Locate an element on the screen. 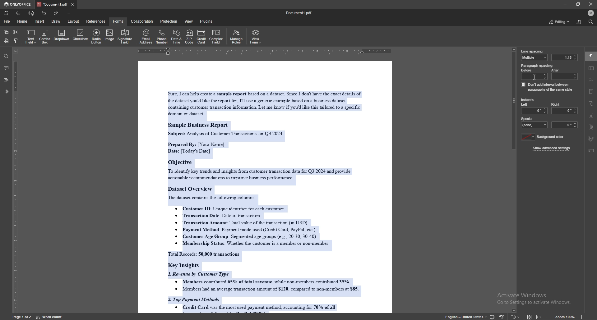 This screenshot has width=597, height=320. line spacing is located at coordinates (532, 51).